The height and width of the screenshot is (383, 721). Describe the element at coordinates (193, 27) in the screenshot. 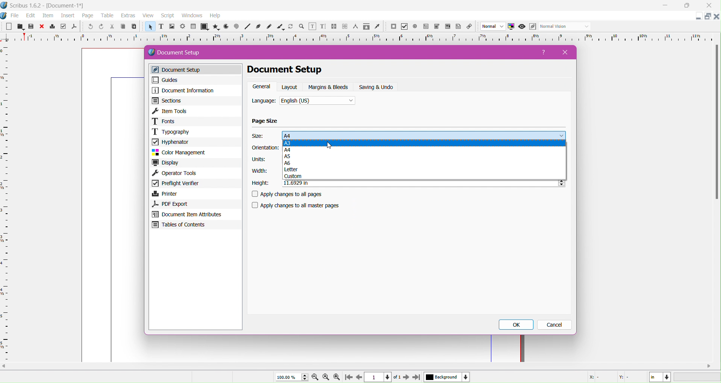

I see `table` at that location.